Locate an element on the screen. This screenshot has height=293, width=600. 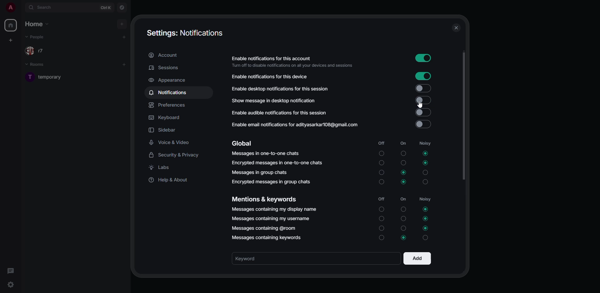
Off Unselected is located at coordinates (382, 154).